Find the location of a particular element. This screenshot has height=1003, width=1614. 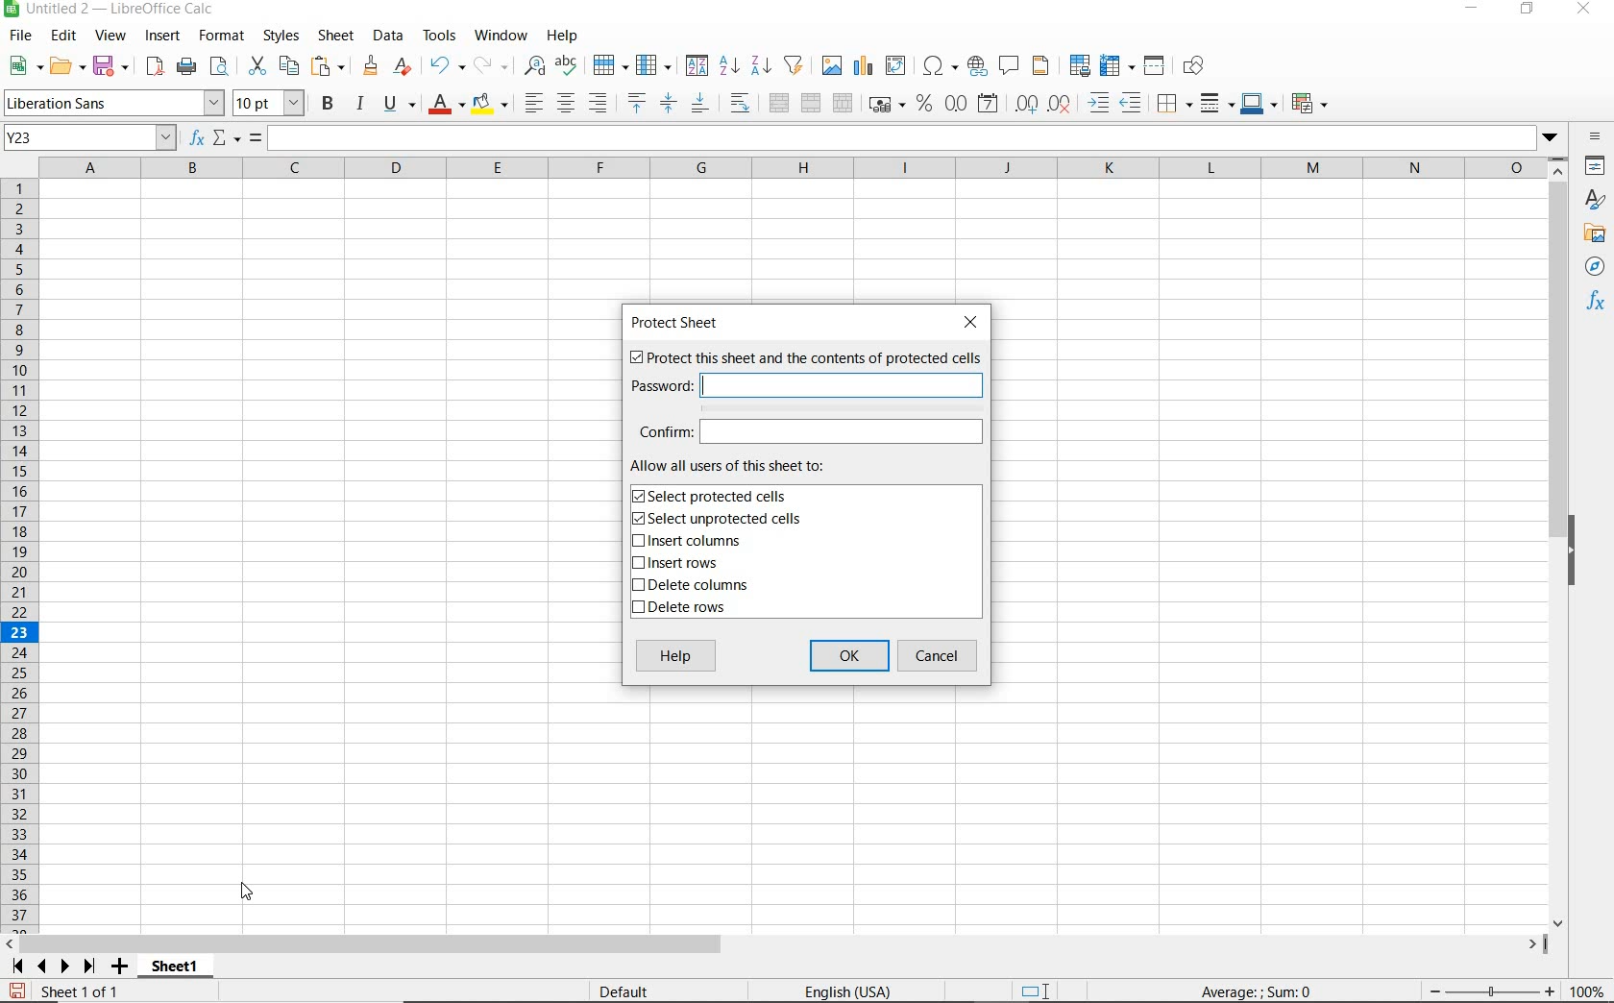

cursor is located at coordinates (250, 890).